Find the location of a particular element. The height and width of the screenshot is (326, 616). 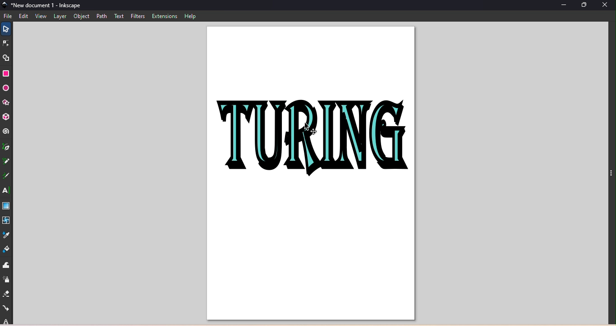

File is located at coordinates (9, 16).